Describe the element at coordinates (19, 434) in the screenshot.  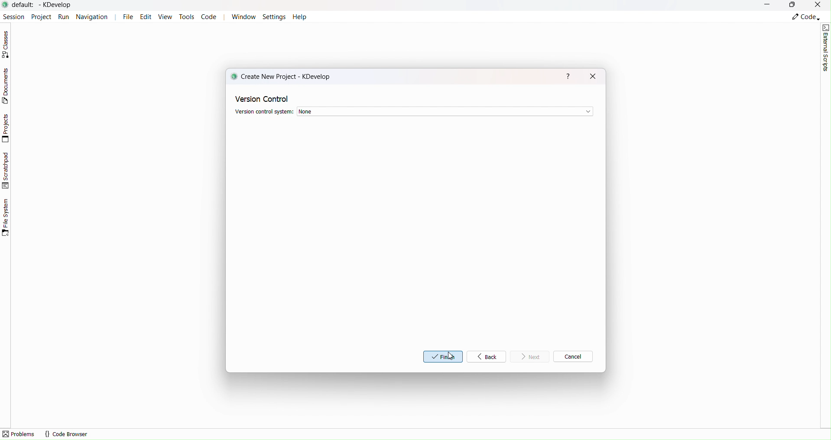
I see `problems` at that location.